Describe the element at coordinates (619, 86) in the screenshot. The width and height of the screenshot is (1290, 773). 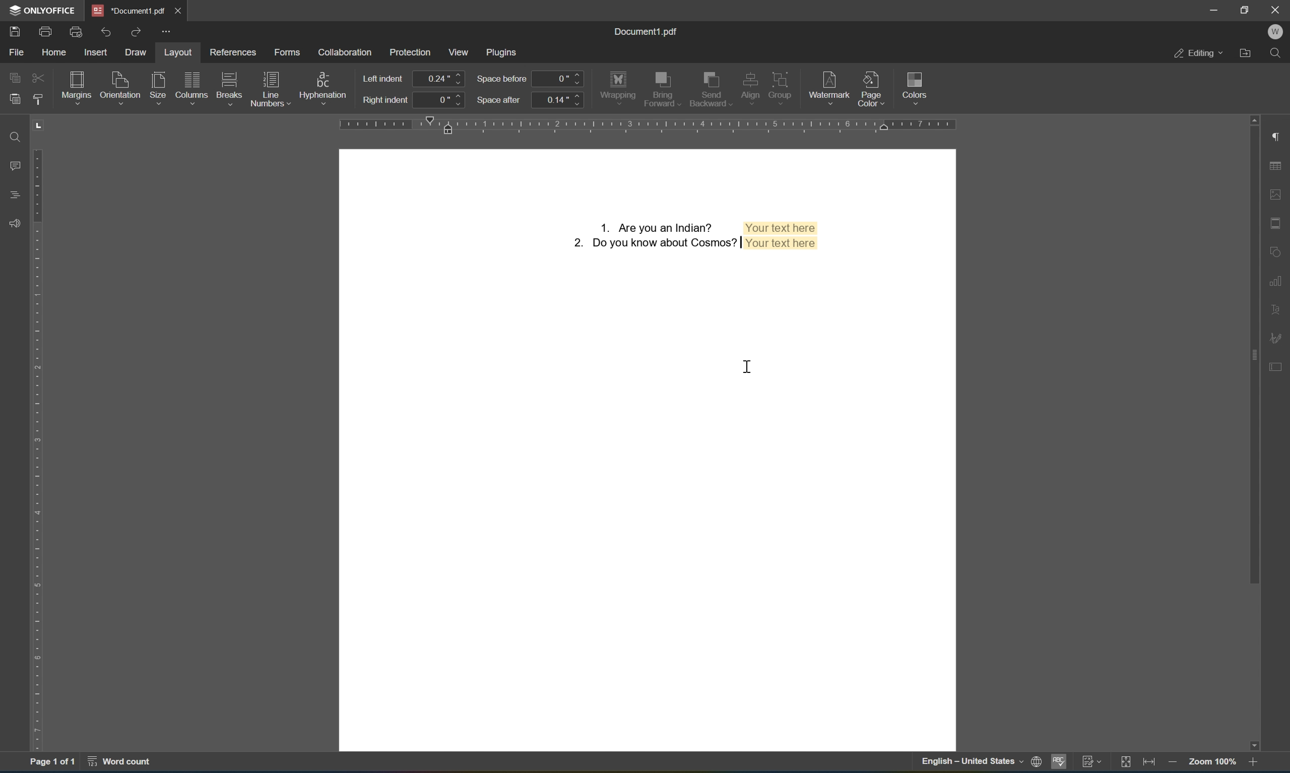
I see `wrapping` at that location.